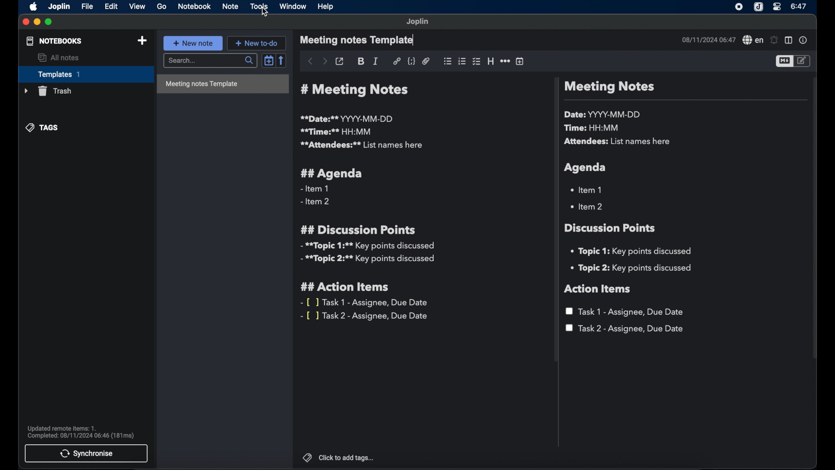  Describe the element at coordinates (554, 221) in the screenshot. I see `scroll bar` at that location.